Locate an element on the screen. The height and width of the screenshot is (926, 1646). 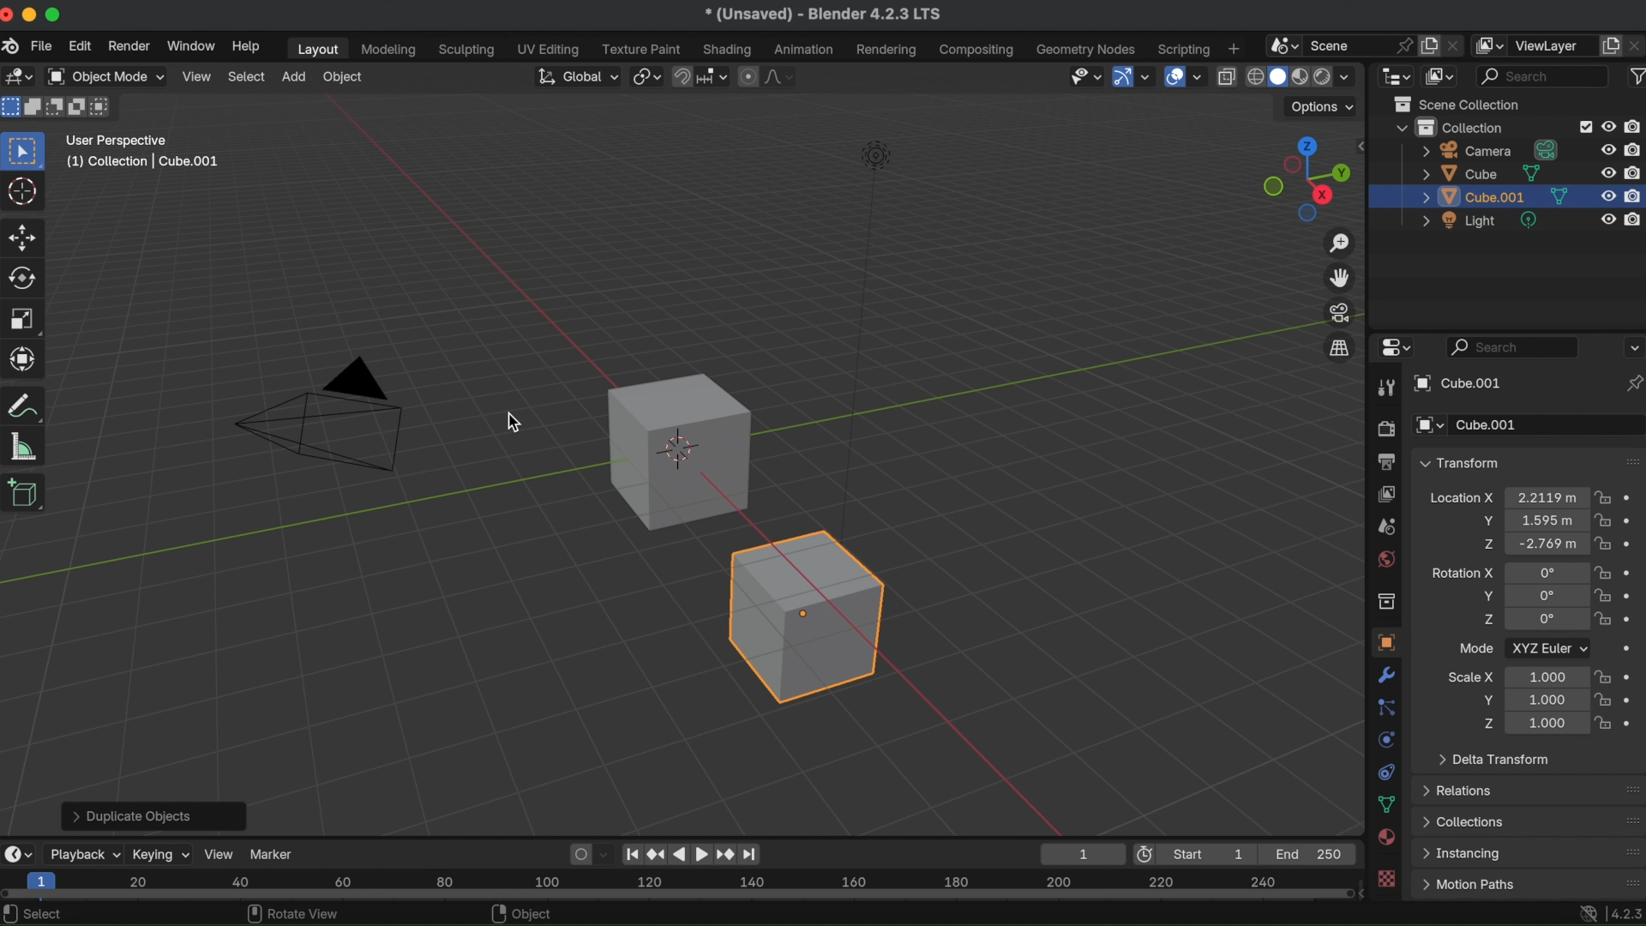
editor type is located at coordinates (1396, 75).